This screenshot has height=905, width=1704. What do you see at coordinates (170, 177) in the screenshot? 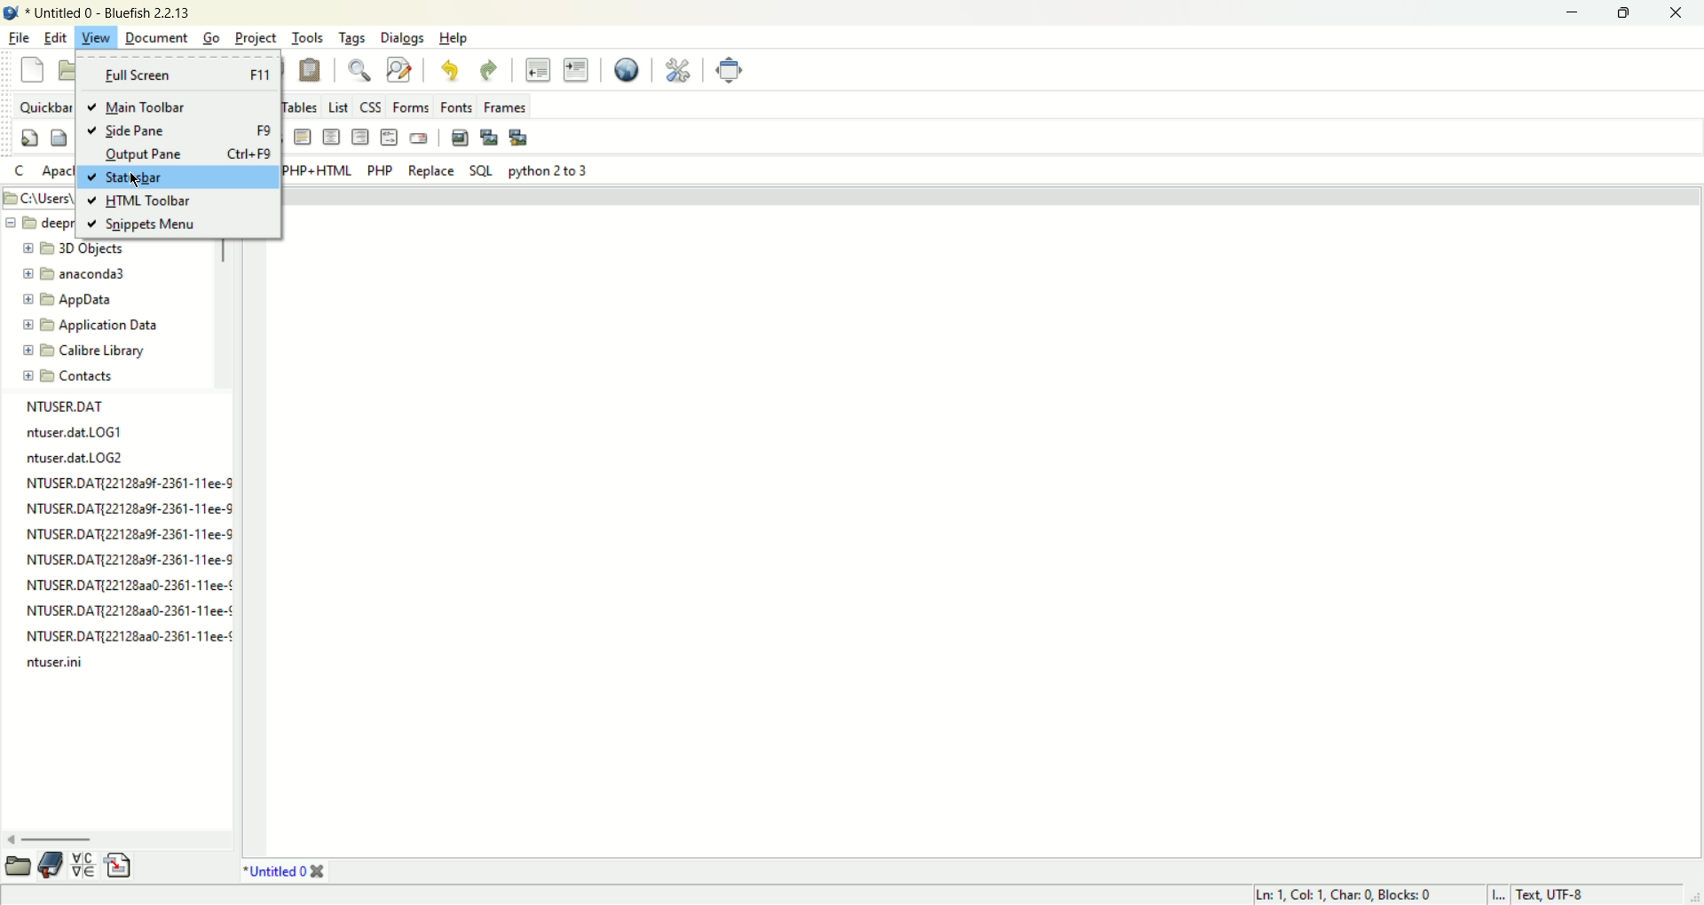
I see `status bar` at bounding box center [170, 177].